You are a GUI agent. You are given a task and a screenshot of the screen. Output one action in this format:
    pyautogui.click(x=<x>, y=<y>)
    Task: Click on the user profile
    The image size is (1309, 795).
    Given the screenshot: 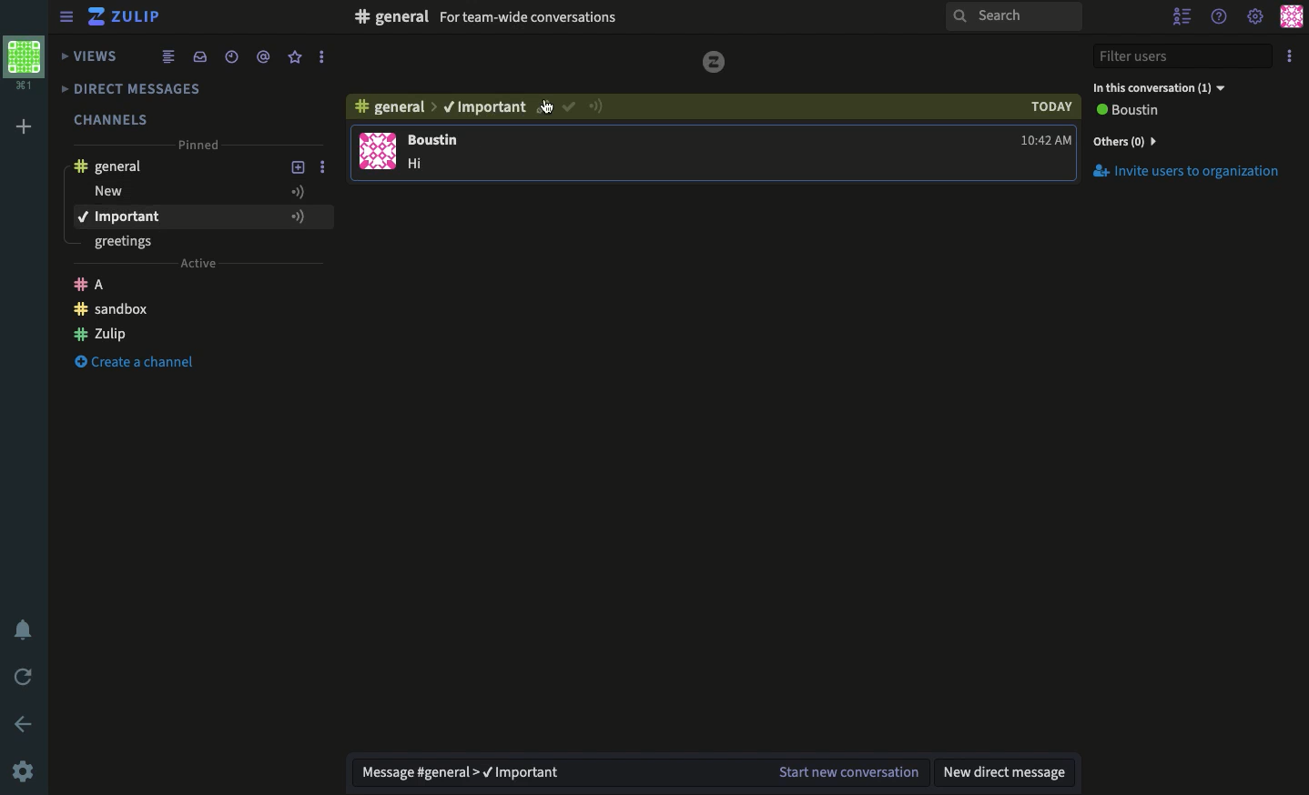 What is the action you would take?
    pyautogui.click(x=376, y=151)
    